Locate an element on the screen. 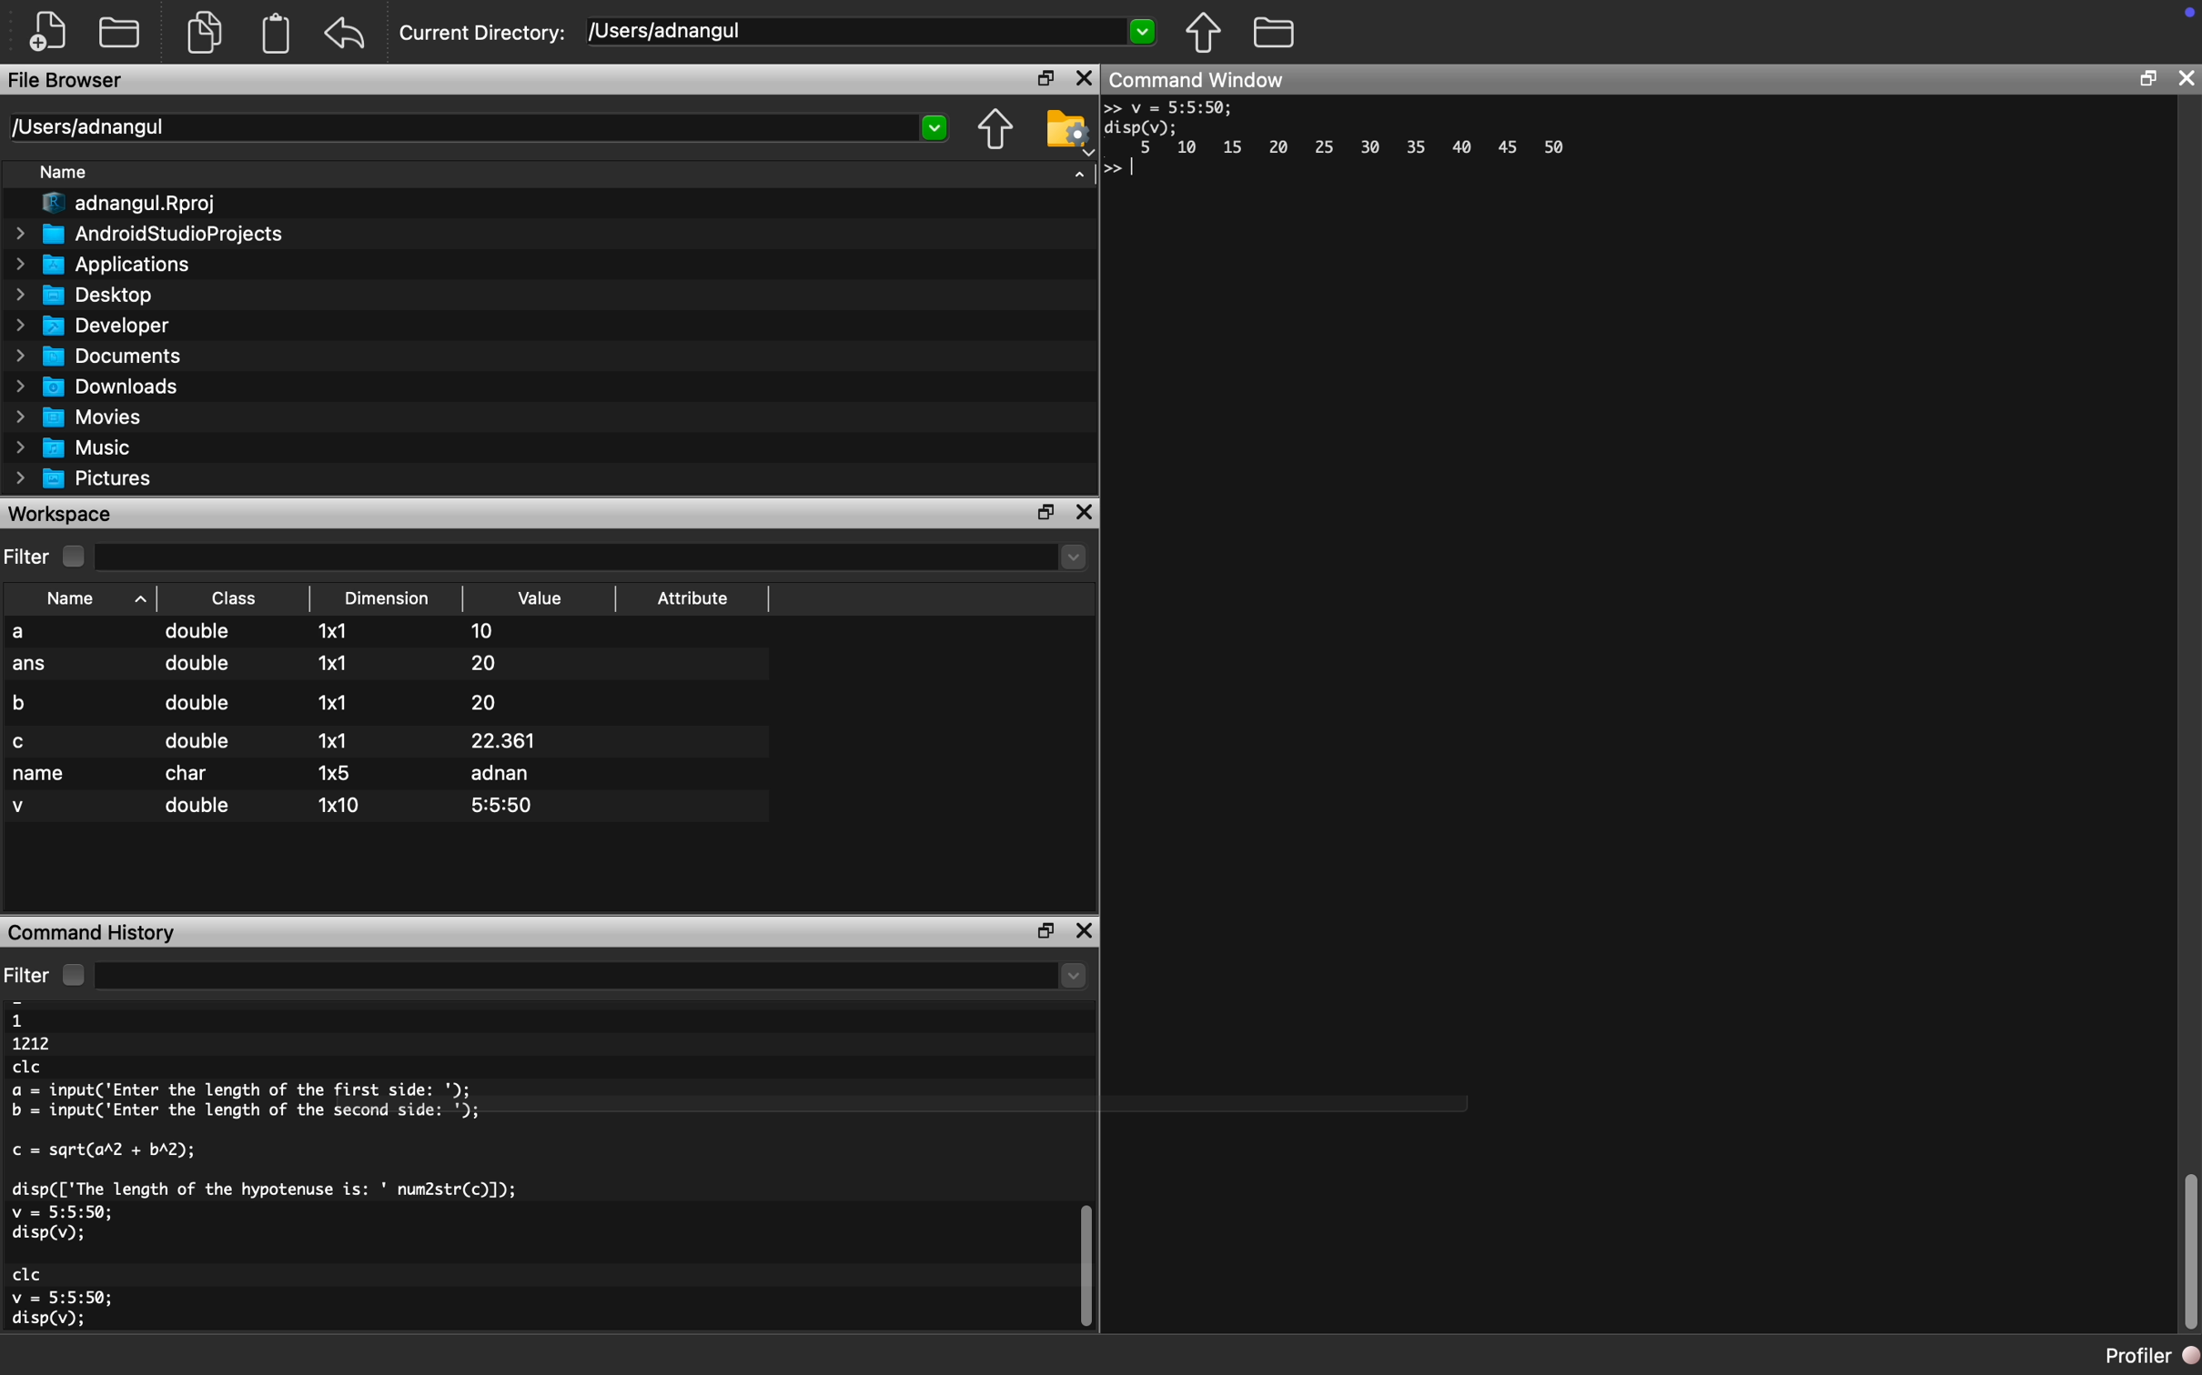 Image resolution: width=2202 pixels, height=1375 pixels. New file is located at coordinates (49, 29).